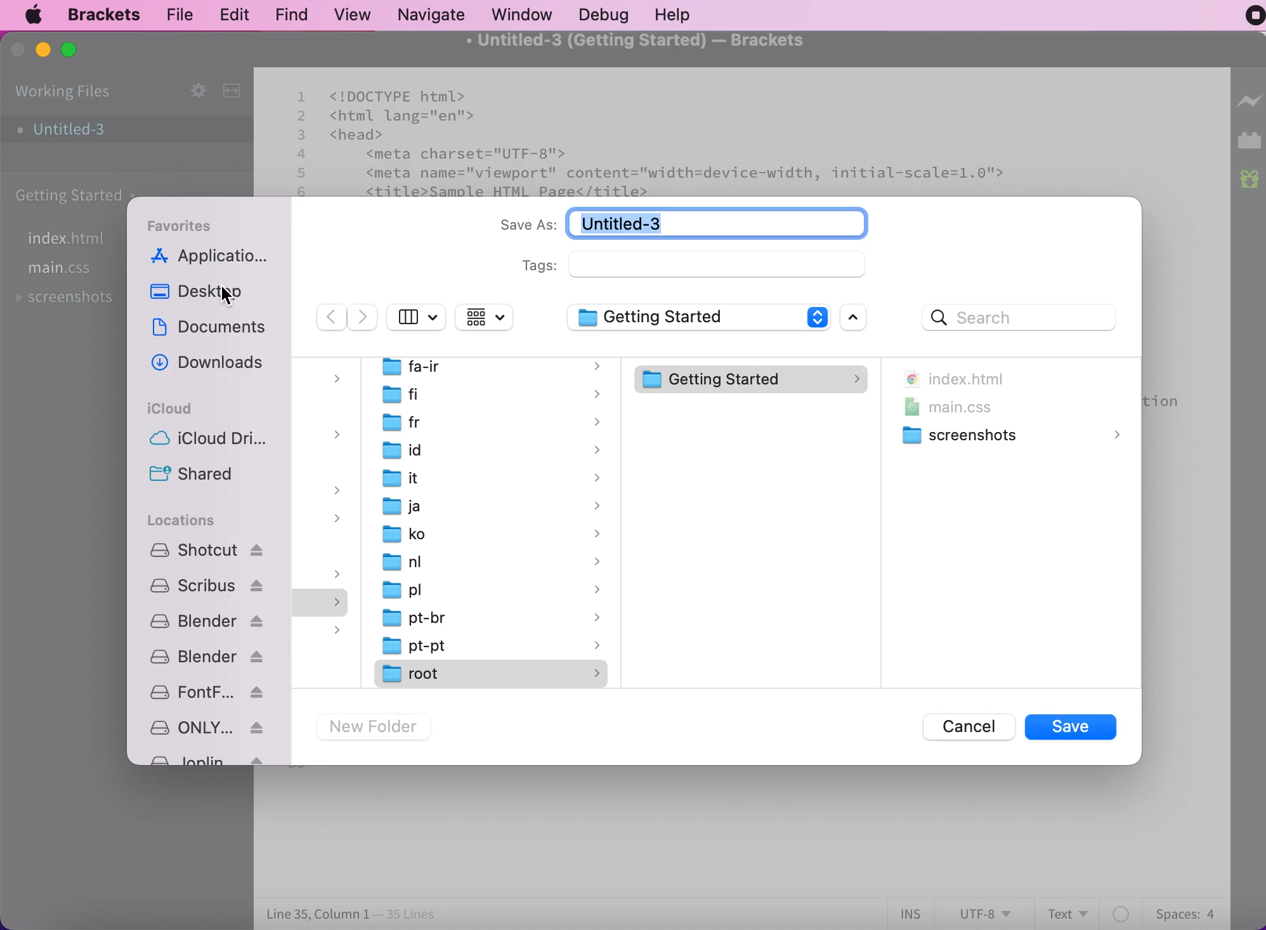 The height and width of the screenshot is (930, 1266). What do you see at coordinates (689, 15) in the screenshot?
I see `help` at bounding box center [689, 15].